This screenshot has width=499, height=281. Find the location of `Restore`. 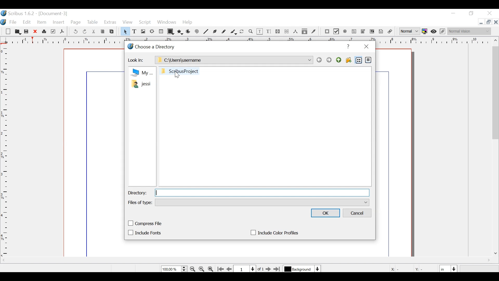

Restore is located at coordinates (471, 14).